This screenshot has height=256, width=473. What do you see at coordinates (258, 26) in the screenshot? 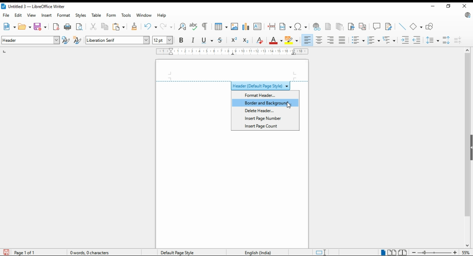
I see `insert textbox` at bounding box center [258, 26].